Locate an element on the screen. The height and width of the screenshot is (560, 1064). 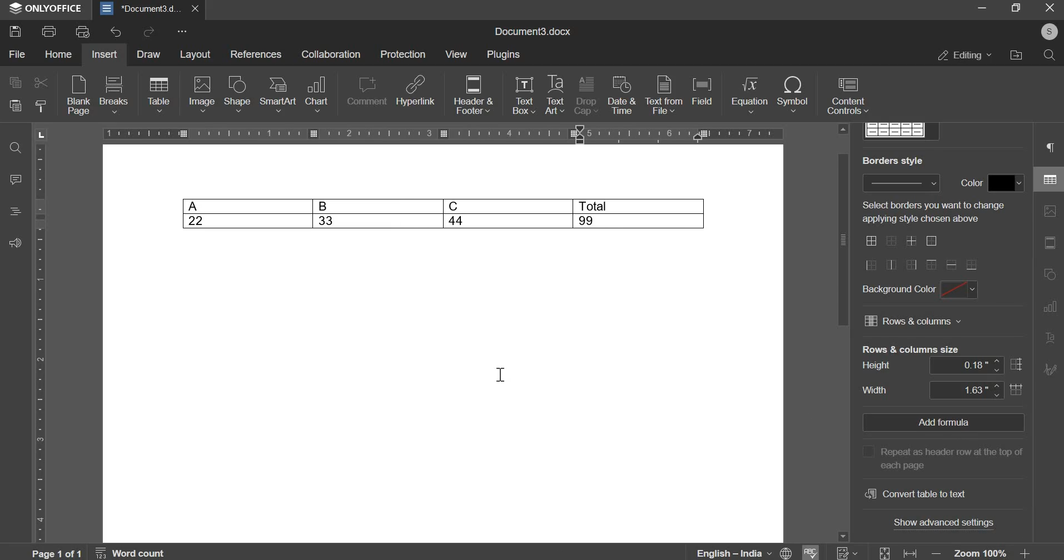
border style is located at coordinates (901, 183).